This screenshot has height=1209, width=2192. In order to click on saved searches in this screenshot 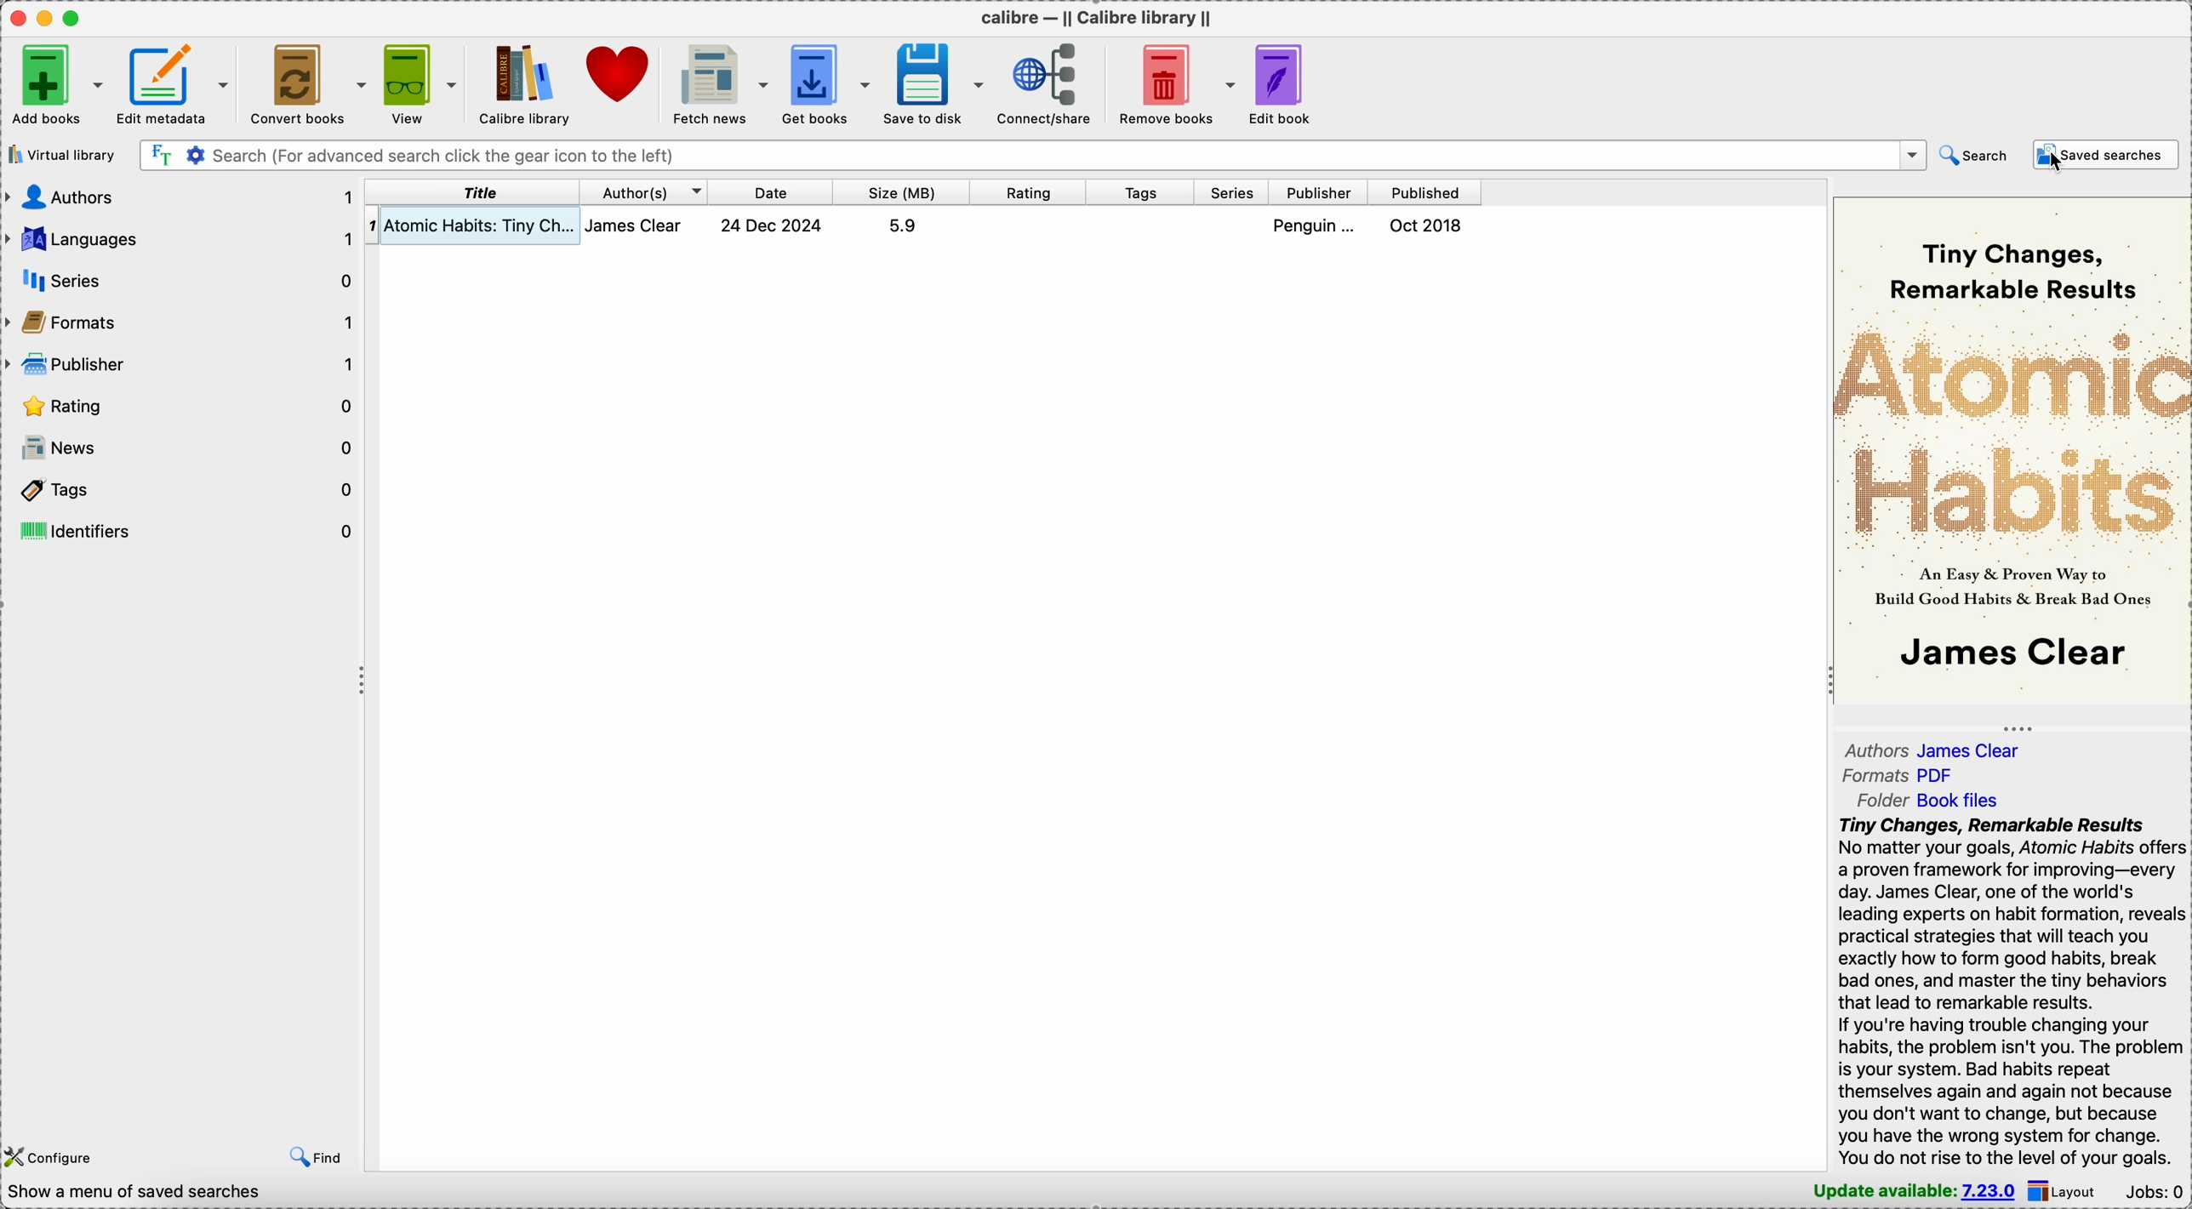, I will do `click(2106, 155)`.